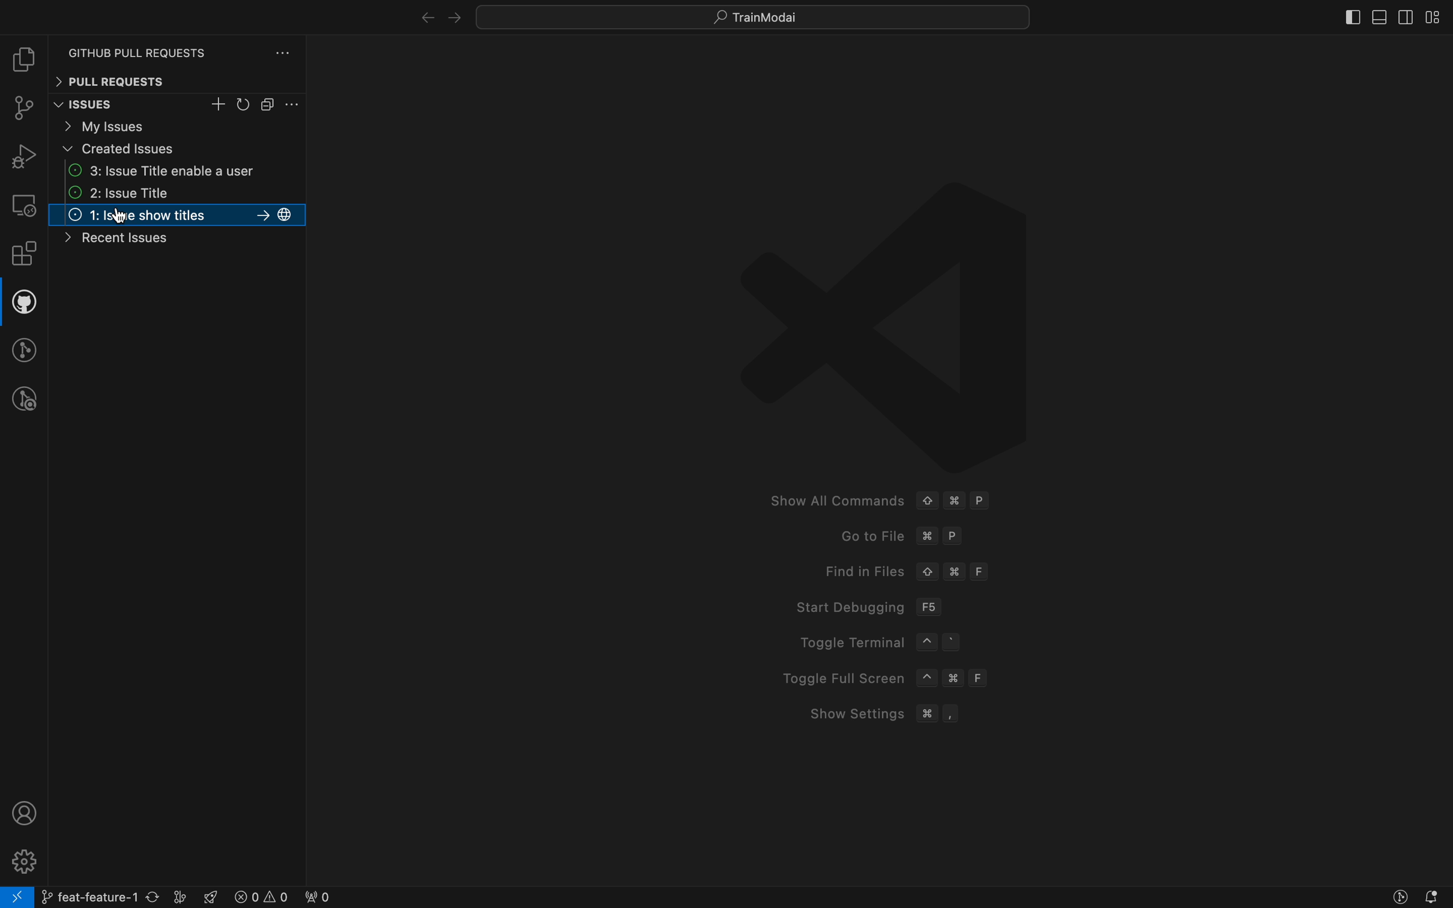 This screenshot has height=908, width=1453. Describe the element at coordinates (23, 61) in the screenshot. I see `file explorer ` at that location.